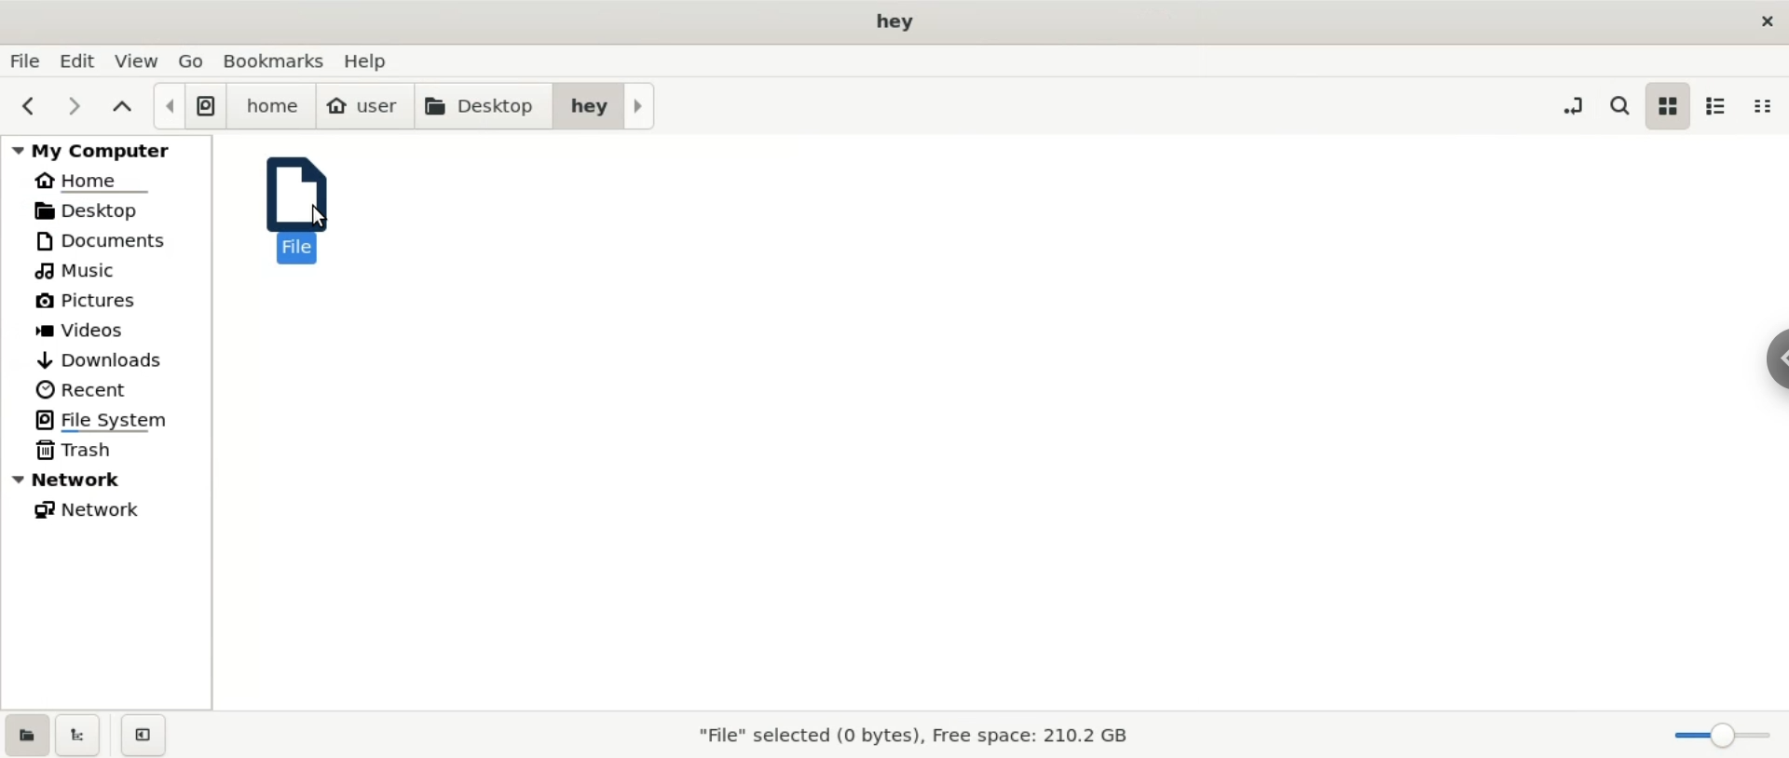 The height and width of the screenshot is (758, 1789). Describe the element at coordinates (271, 107) in the screenshot. I see `home` at that location.